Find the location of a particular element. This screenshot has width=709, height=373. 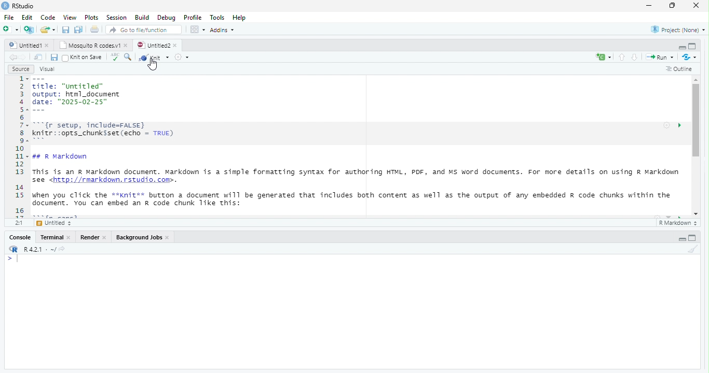

search in doc is located at coordinates (39, 57).